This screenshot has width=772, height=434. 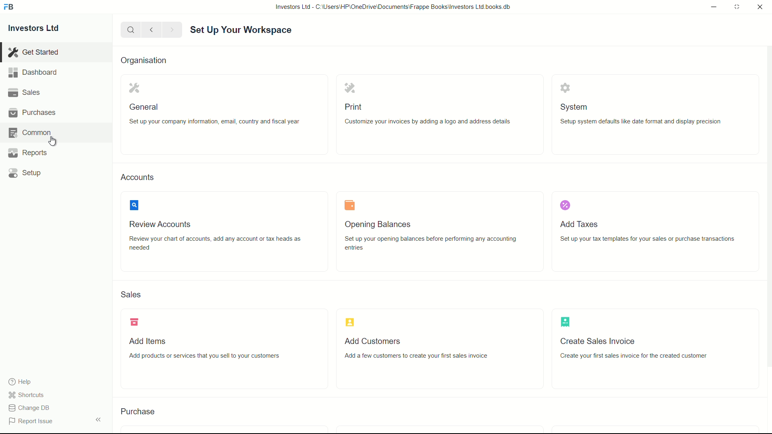 What do you see at coordinates (149, 341) in the screenshot?
I see `Add Items` at bounding box center [149, 341].